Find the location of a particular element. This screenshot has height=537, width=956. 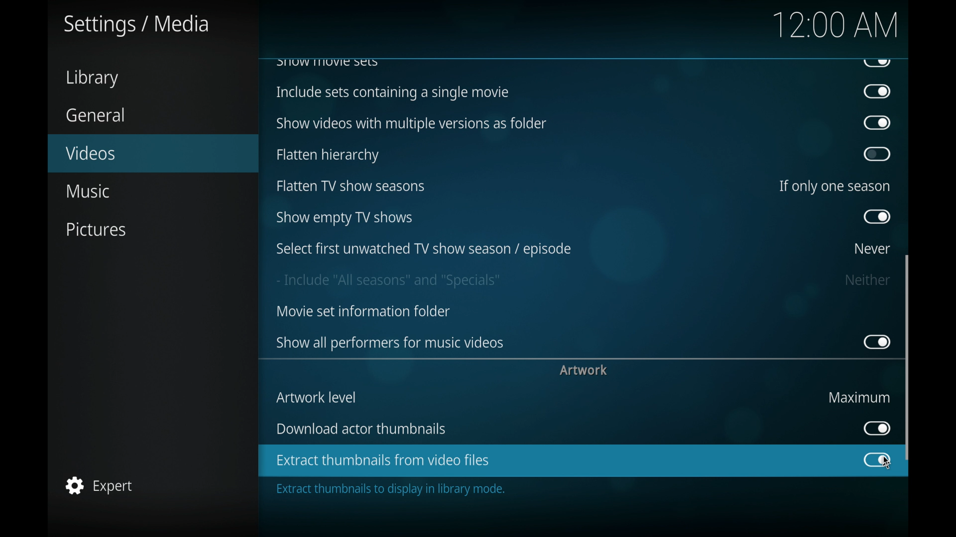

expert is located at coordinates (99, 485).